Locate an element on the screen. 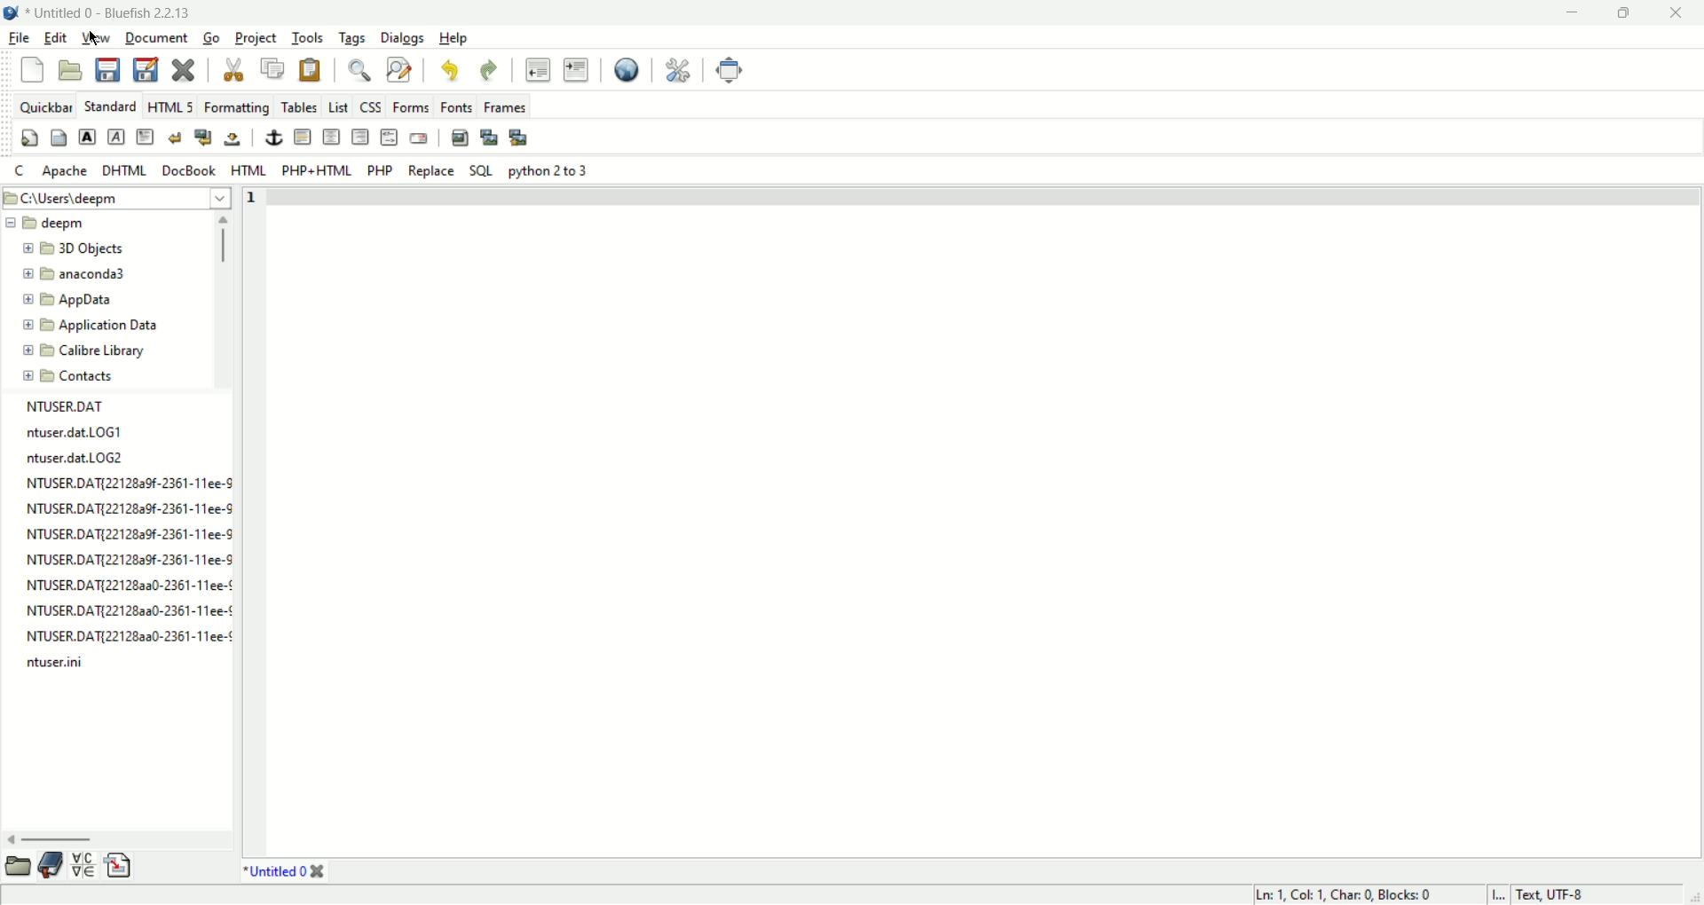  Python 2 to 3 is located at coordinates (547, 172).